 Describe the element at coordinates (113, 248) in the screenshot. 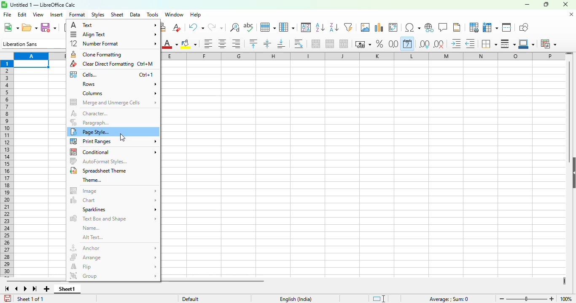

I see `anchor` at that location.